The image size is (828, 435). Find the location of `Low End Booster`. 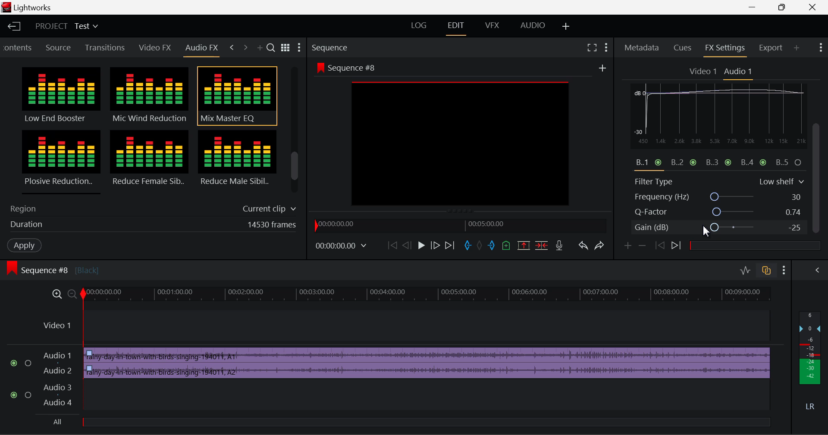

Low End Booster is located at coordinates (60, 96).